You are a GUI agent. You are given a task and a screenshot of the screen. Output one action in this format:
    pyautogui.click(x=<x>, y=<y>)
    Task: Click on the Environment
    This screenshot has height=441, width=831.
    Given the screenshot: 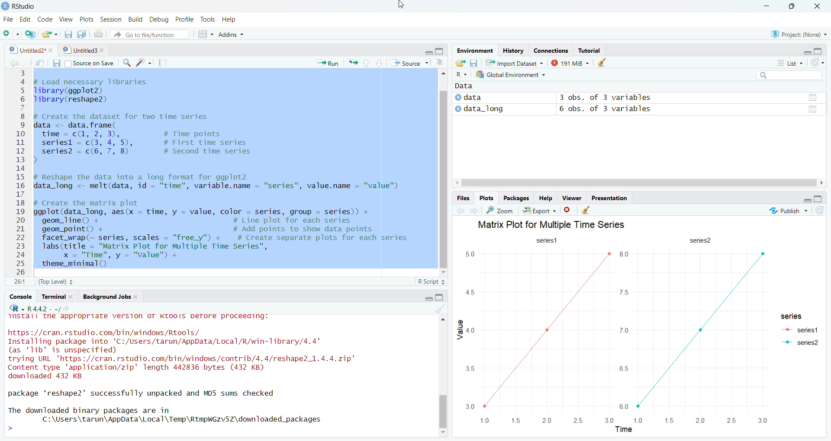 What is the action you would take?
    pyautogui.click(x=474, y=51)
    